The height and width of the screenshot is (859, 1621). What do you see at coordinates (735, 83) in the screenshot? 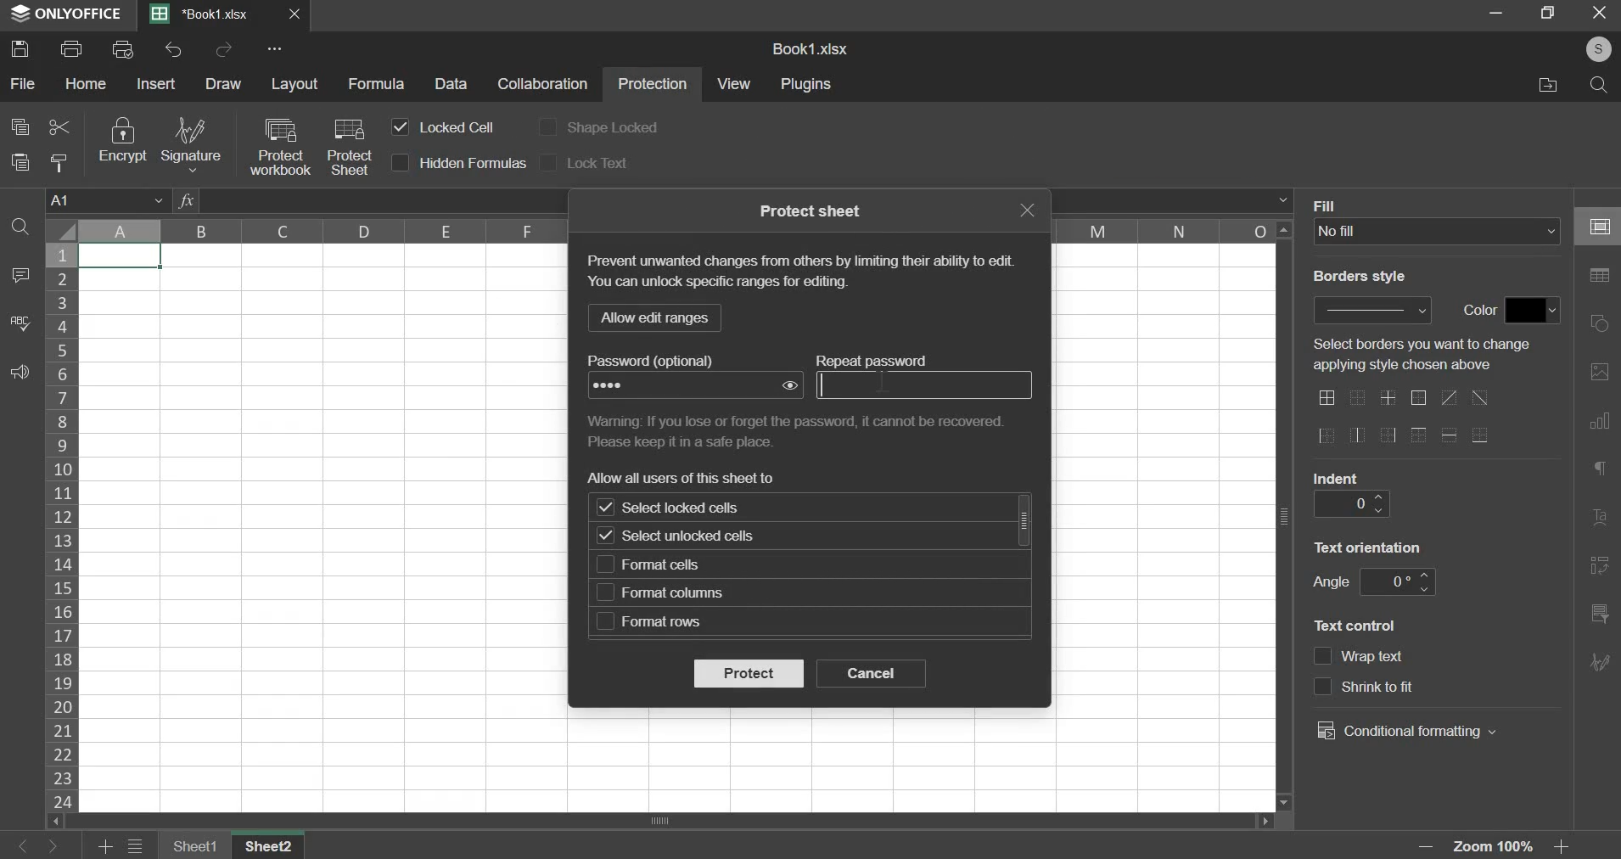
I see `view` at bounding box center [735, 83].